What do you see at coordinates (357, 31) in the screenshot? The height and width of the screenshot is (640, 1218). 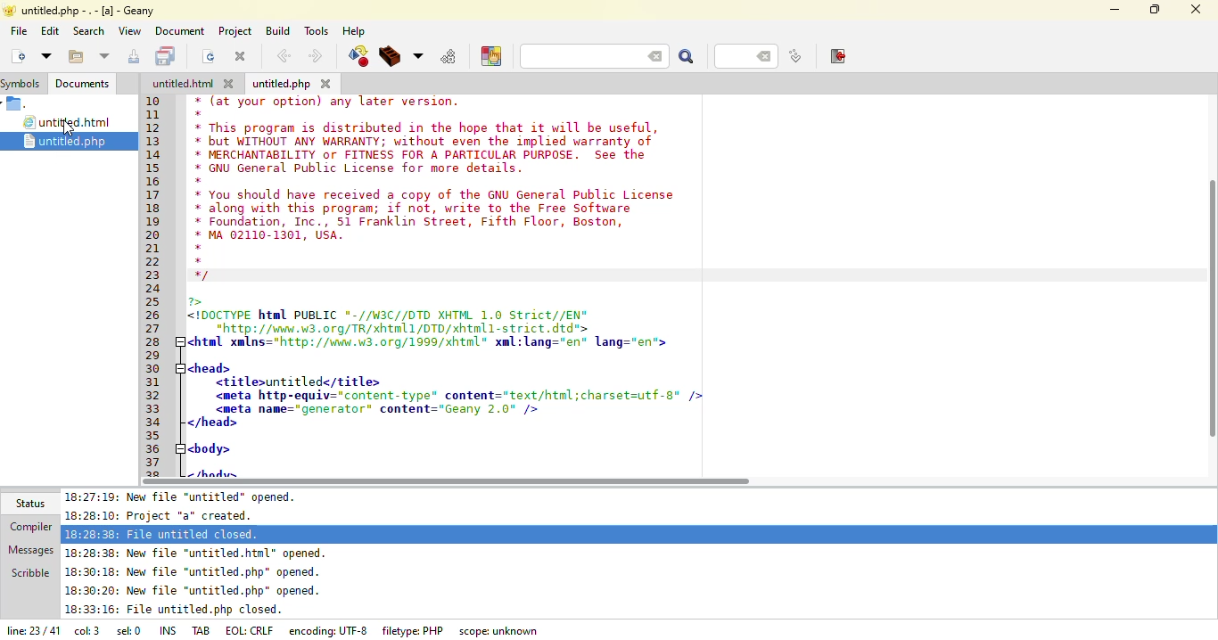 I see `help` at bounding box center [357, 31].